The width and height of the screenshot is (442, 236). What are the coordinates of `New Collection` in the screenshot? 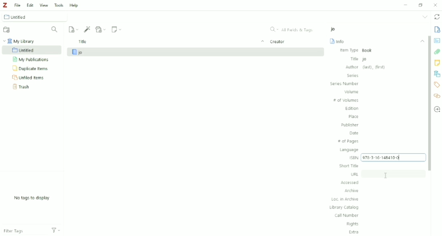 It's located at (7, 29).